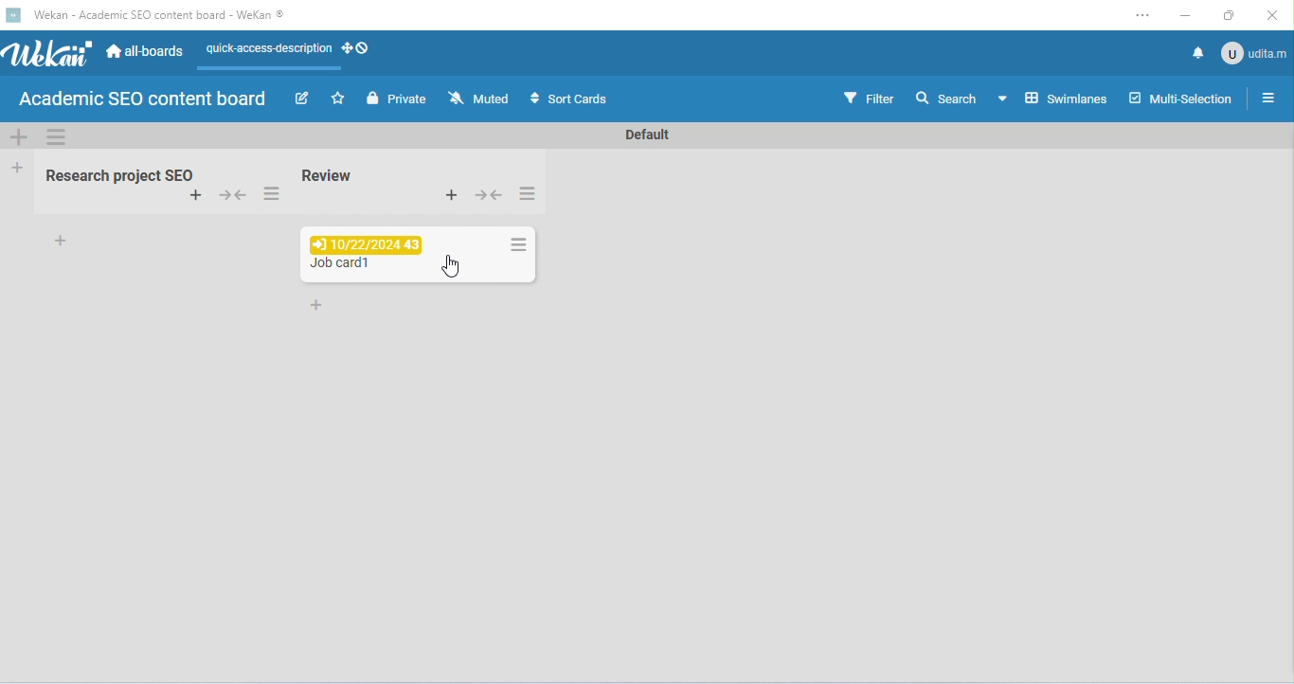 The width and height of the screenshot is (1294, 684). I want to click on settings and more, so click(1141, 16).